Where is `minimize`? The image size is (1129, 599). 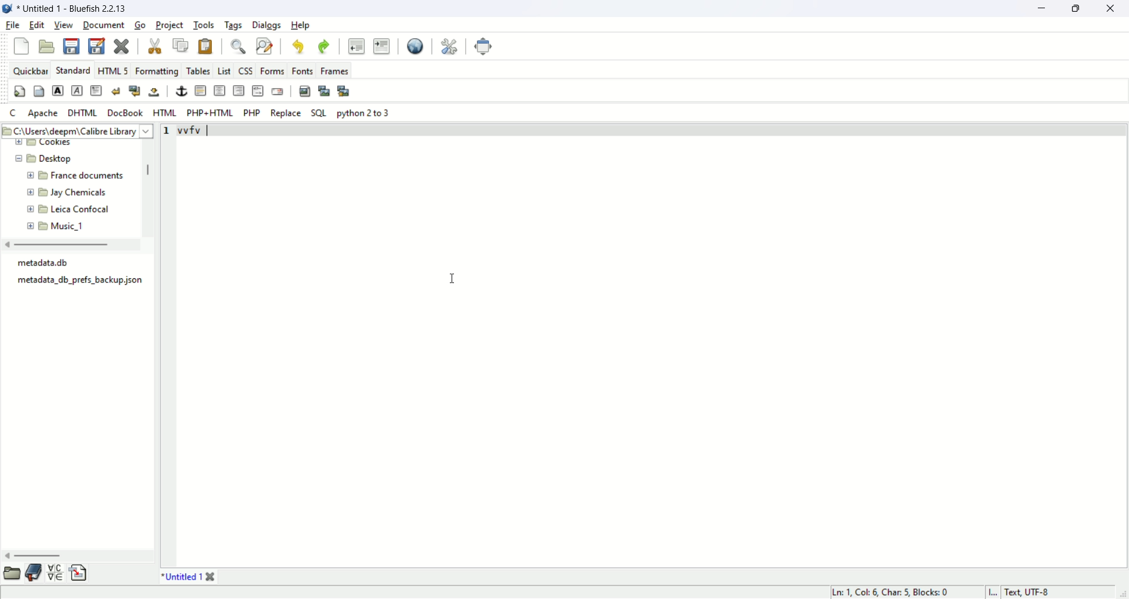 minimize is located at coordinates (1040, 8).